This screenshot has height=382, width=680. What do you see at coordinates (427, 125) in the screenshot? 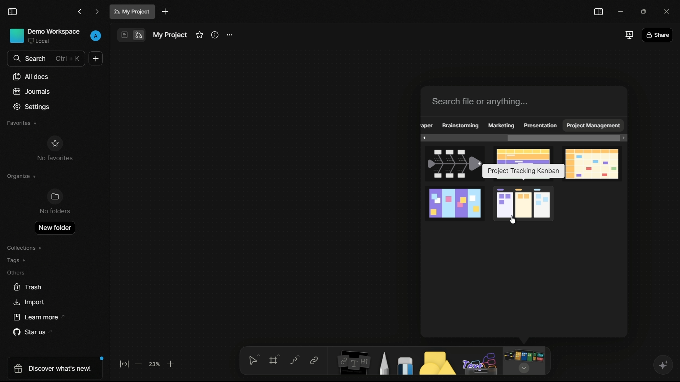
I see `obscure text` at bounding box center [427, 125].